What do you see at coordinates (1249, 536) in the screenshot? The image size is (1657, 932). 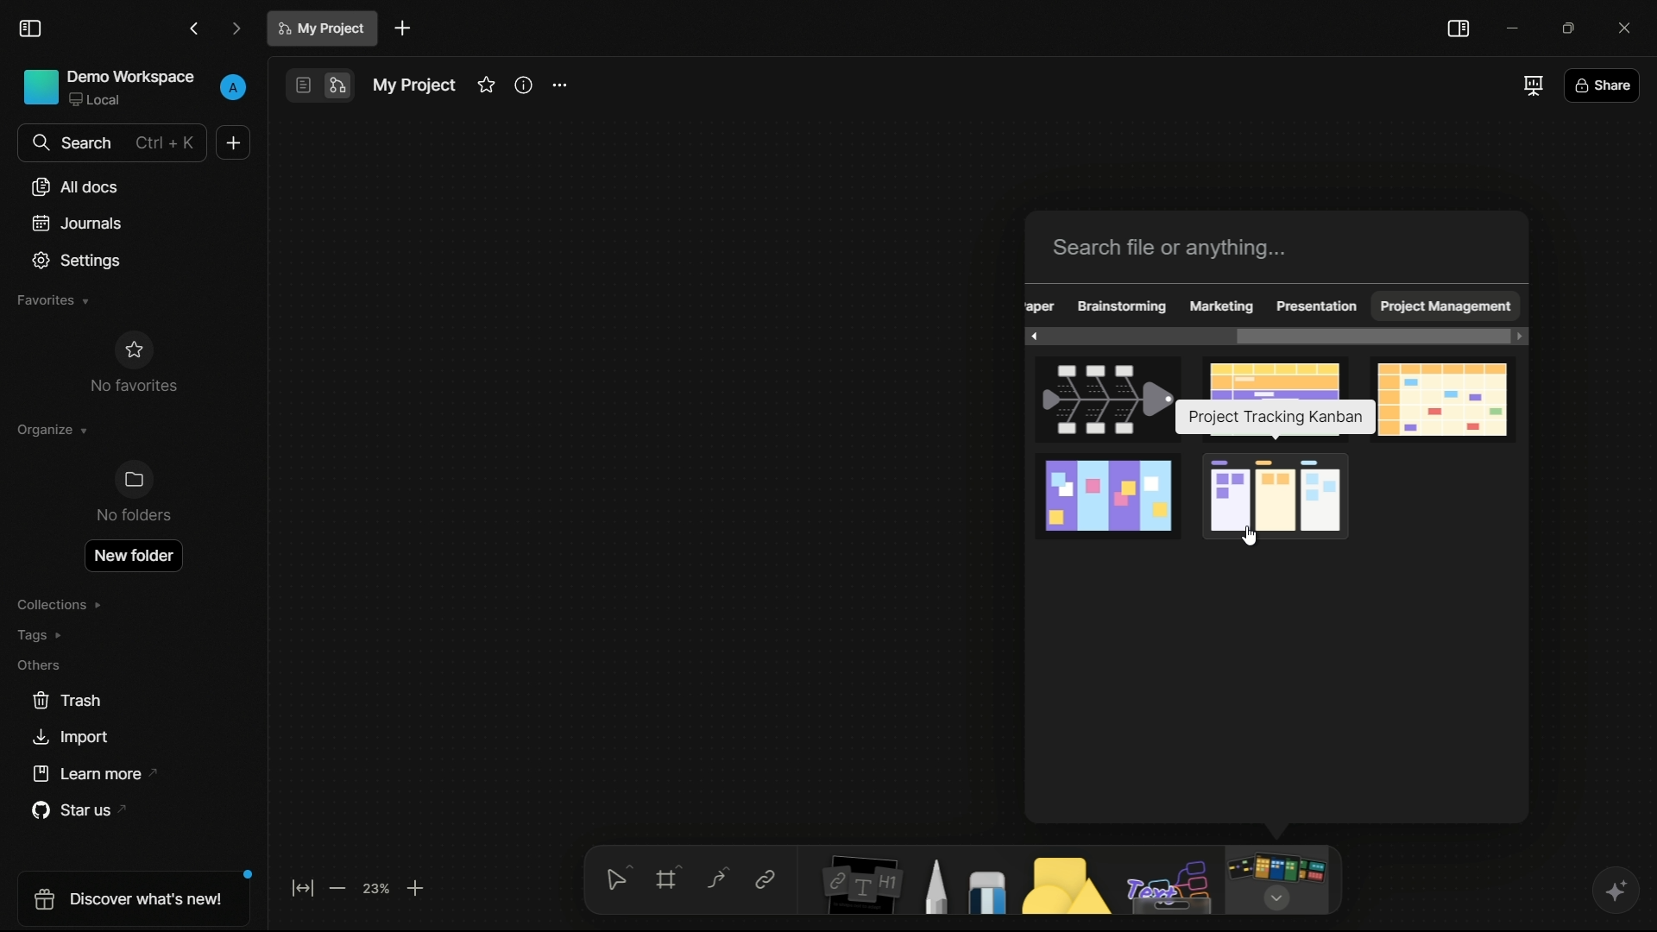 I see `cursor` at bounding box center [1249, 536].